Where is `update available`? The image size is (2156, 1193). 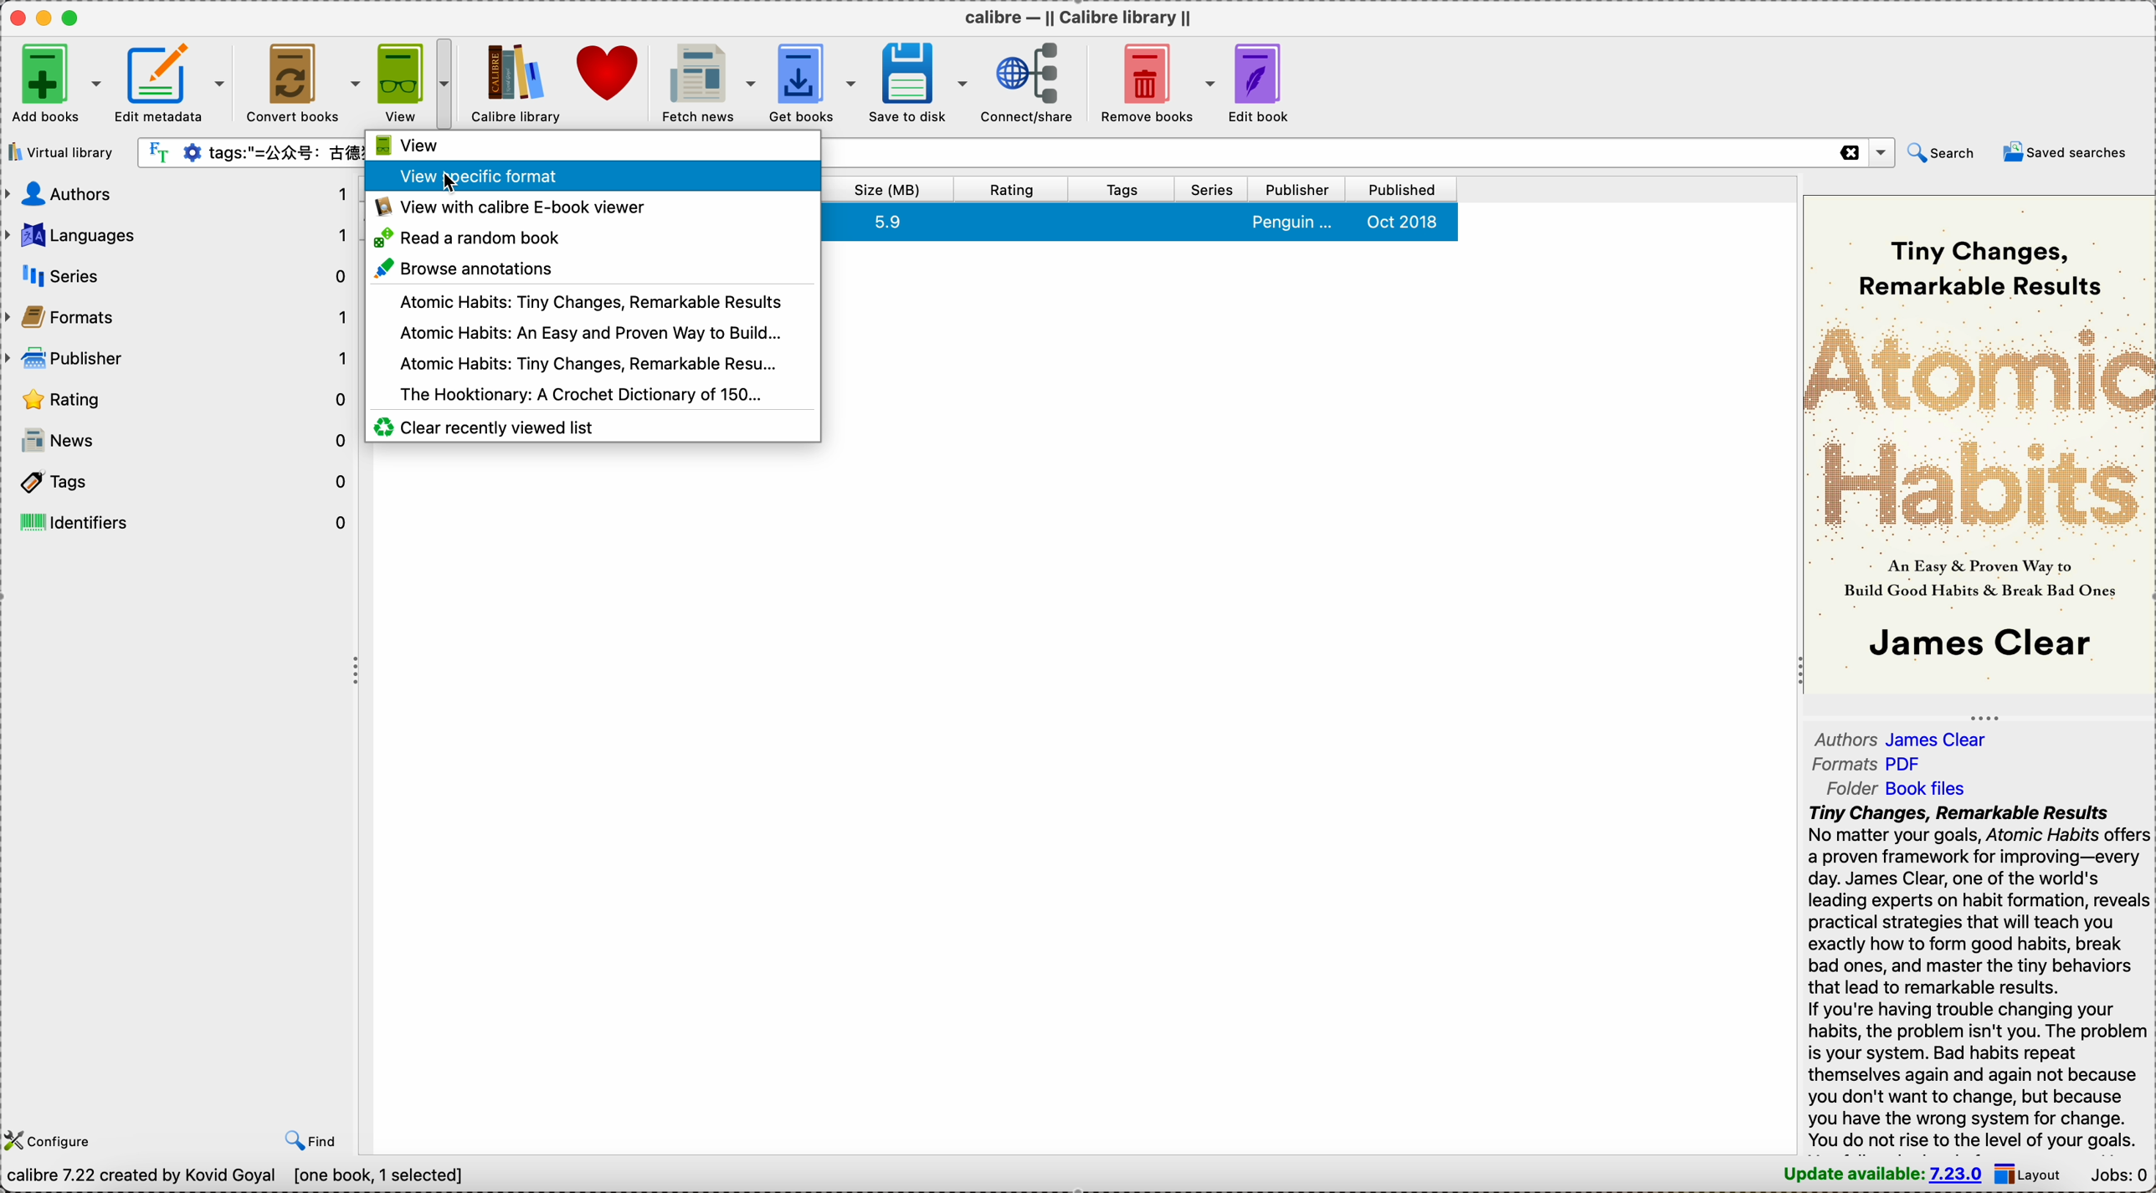
update available is located at coordinates (1881, 1175).